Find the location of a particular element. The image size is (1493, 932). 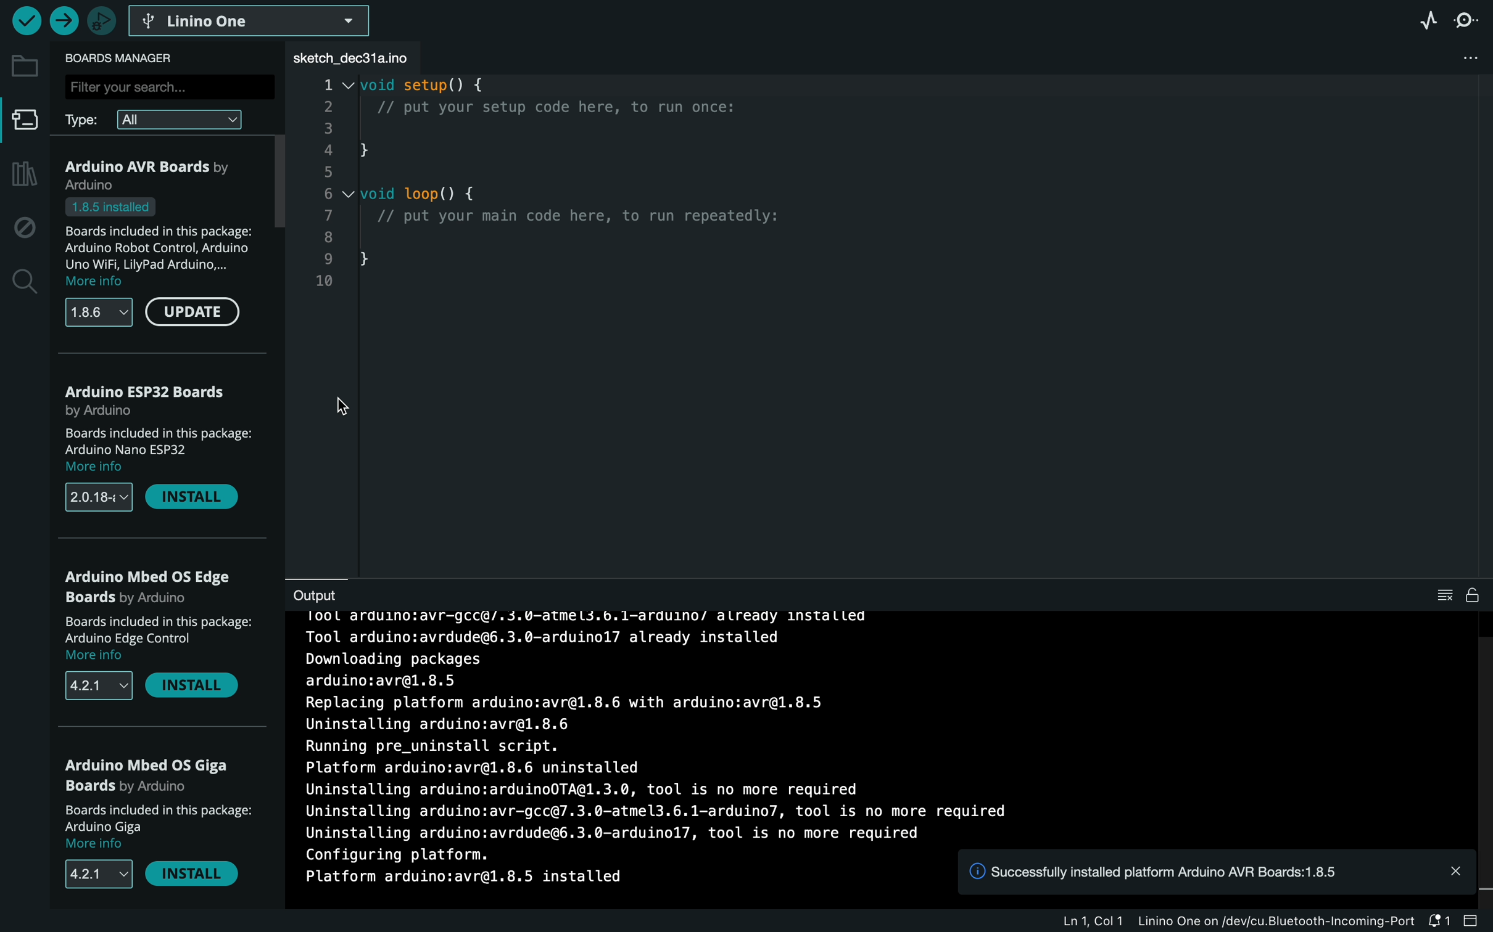

cursor is located at coordinates (344, 407).